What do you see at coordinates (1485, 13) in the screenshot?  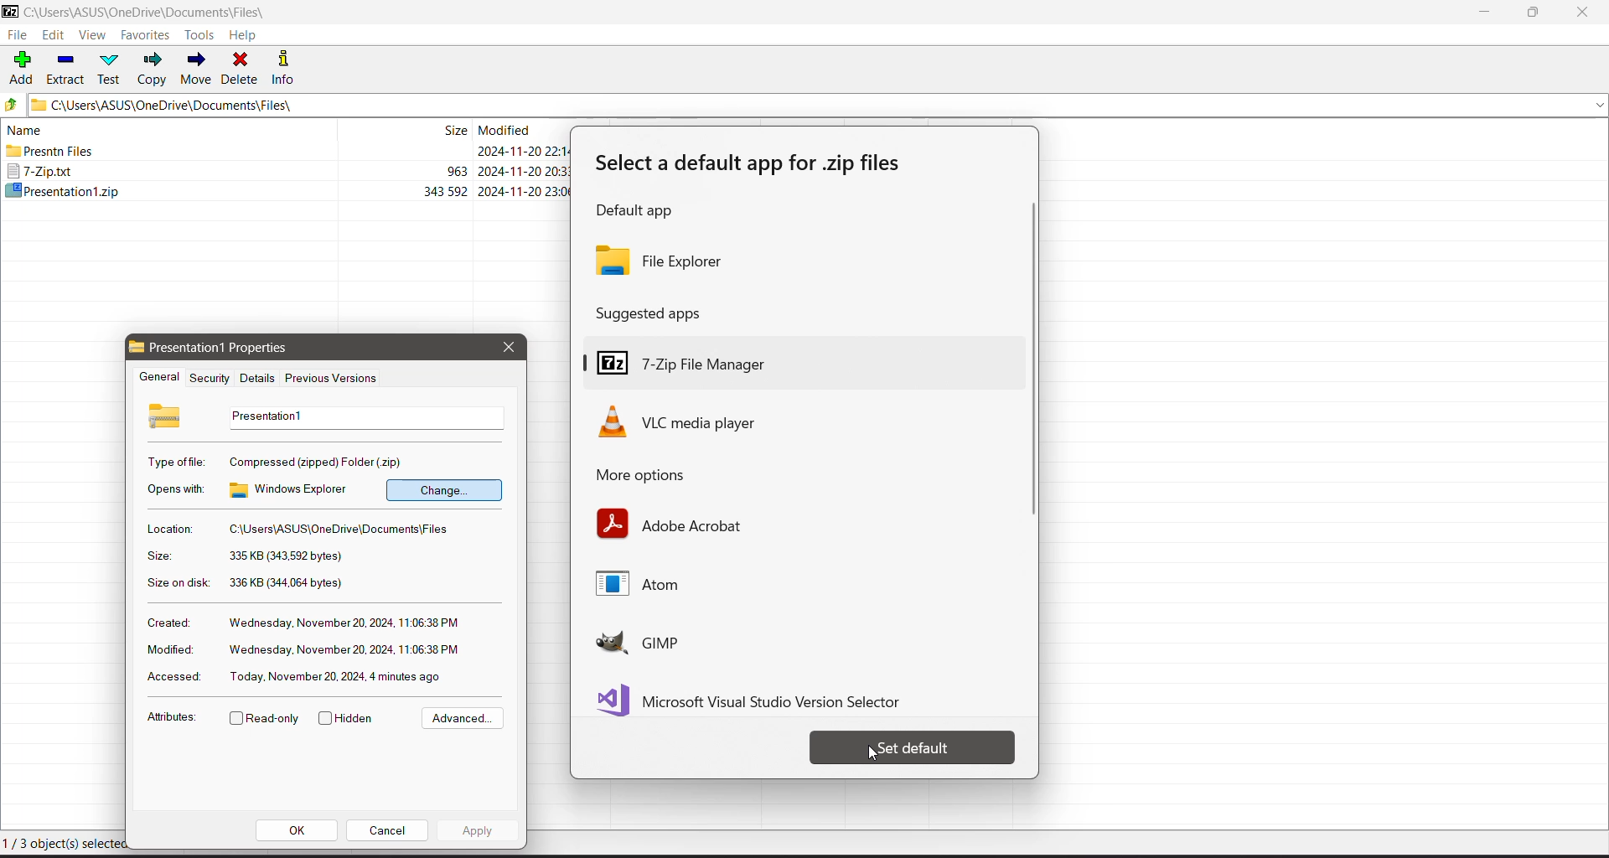 I see `Minimize` at bounding box center [1485, 13].